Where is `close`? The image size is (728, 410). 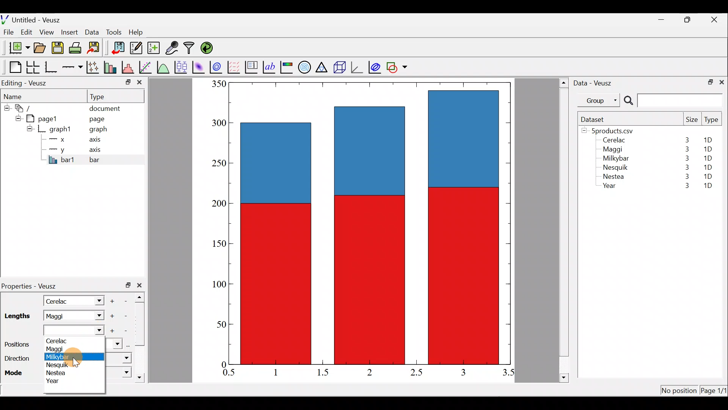
close is located at coordinates (140, 84).